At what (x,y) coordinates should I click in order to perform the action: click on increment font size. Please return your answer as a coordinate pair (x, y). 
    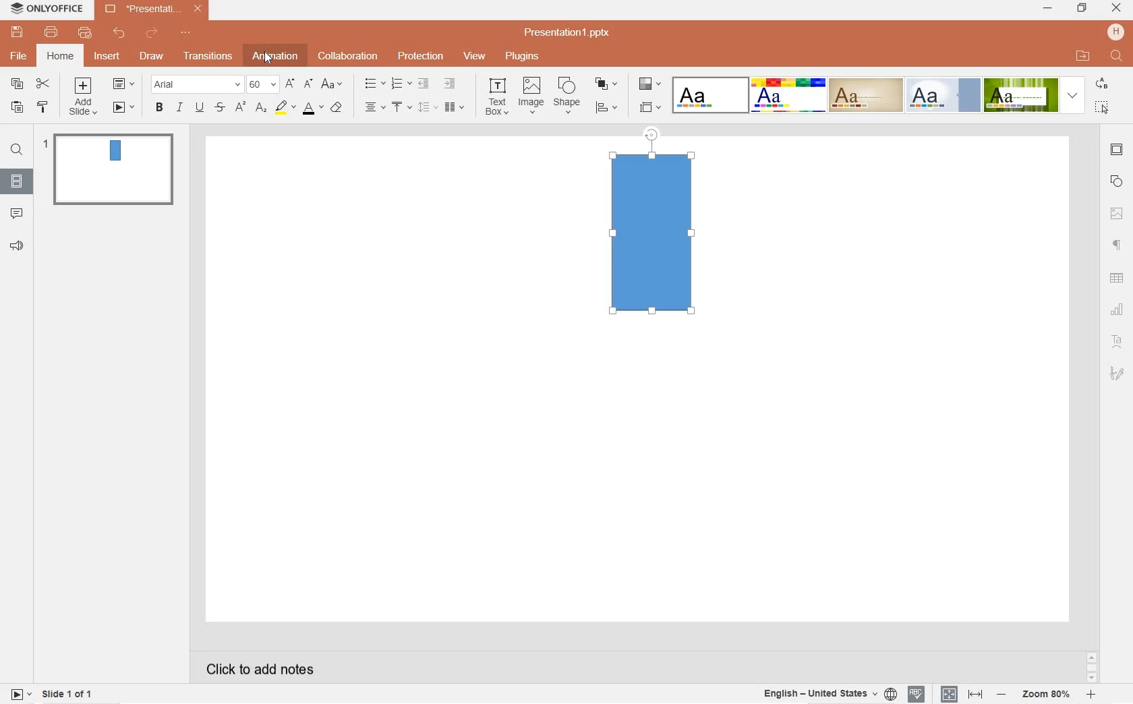
    Looking at the image, I should click on (291, 84).